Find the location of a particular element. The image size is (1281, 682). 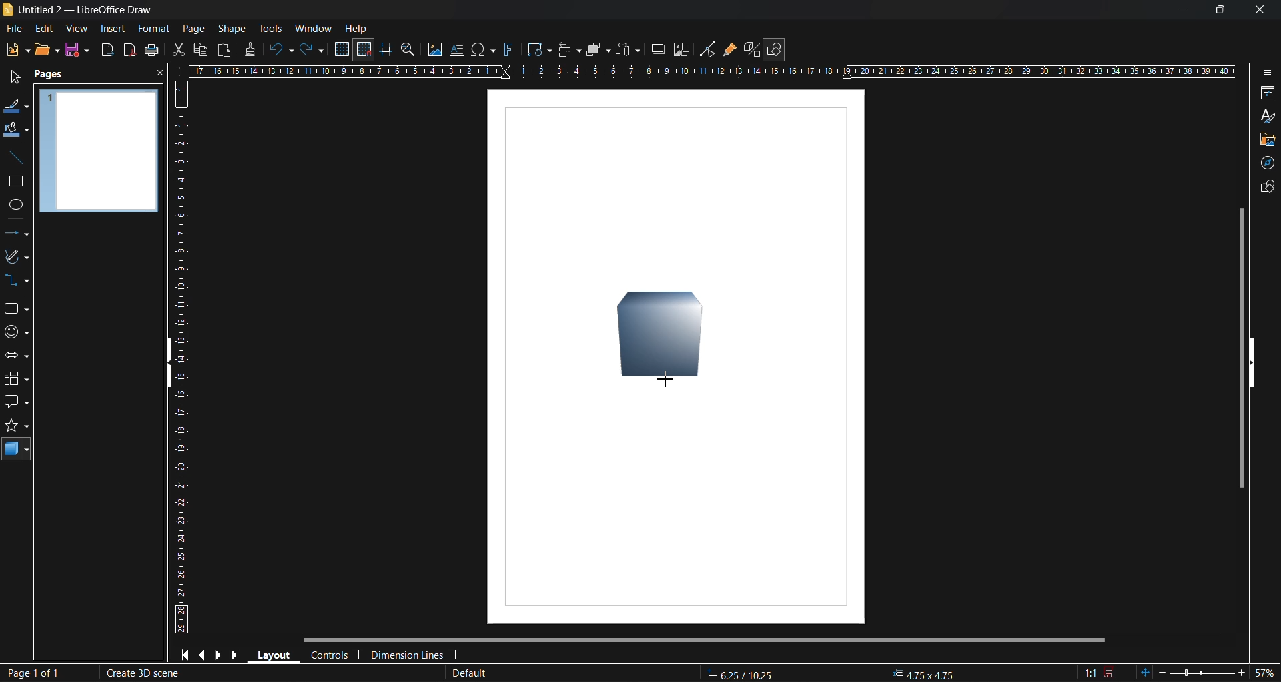

paste is located at coordinates (222, 52).